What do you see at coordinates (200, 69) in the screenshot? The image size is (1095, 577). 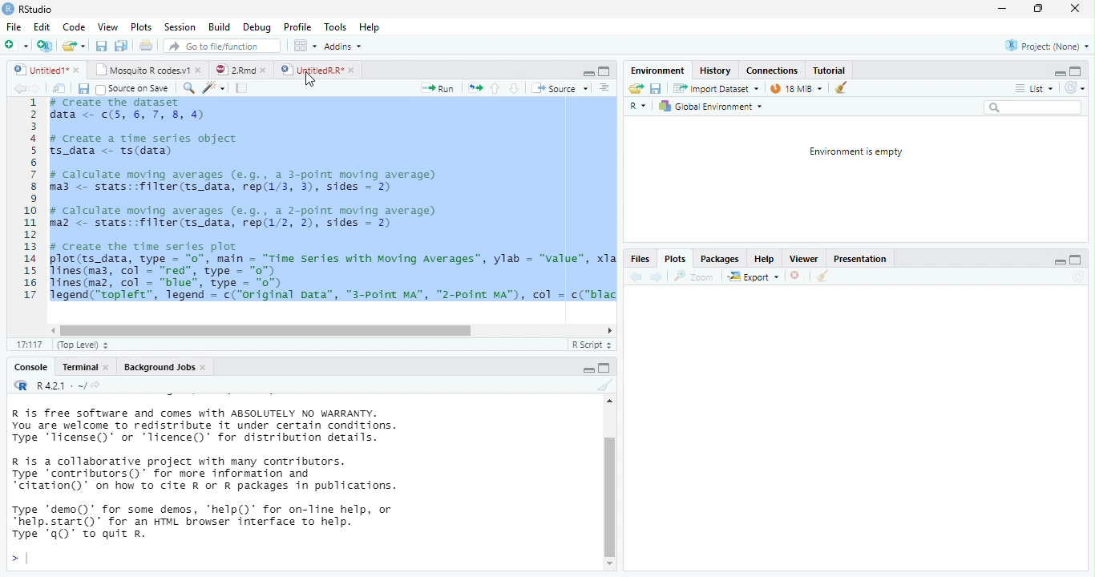 I see `close` at bounding box center [200, 69].